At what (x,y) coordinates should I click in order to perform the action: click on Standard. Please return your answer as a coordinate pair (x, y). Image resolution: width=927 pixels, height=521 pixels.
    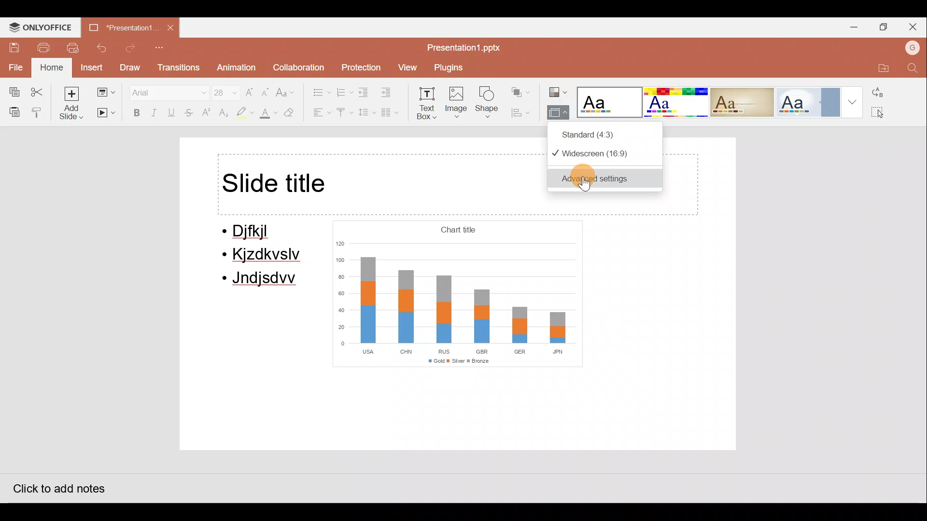
    Looking at the image, I should click on (609, 133).